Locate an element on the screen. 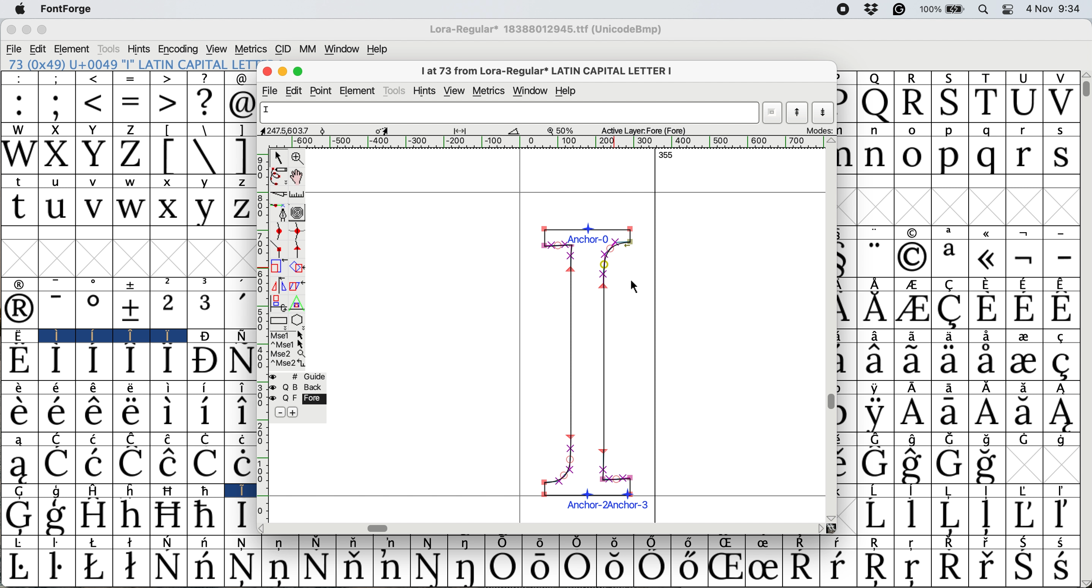 This screenshot has width=1092, height=588. add a curve point horizontally or vertically is located at coordinates (297, 231).